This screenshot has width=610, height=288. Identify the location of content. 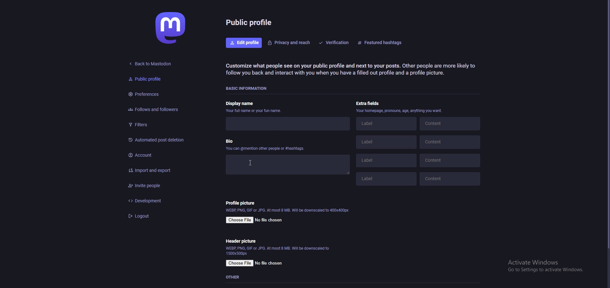
(451, 160).